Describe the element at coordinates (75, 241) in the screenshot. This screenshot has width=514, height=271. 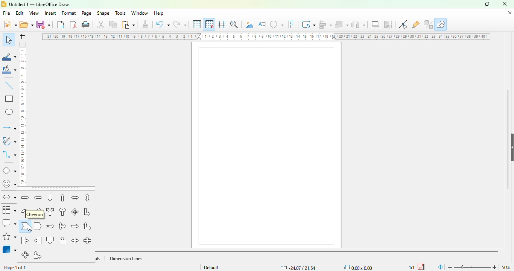
I see `left and right arrow callout` at that location.